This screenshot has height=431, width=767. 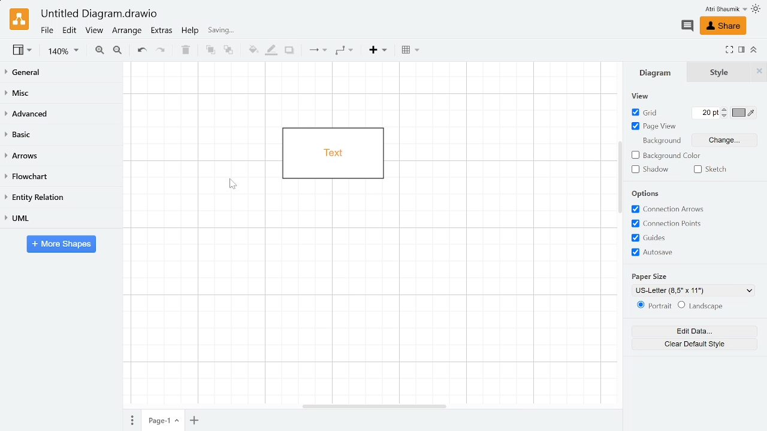 I want to click on More shapes, so click(x=61, y=245).